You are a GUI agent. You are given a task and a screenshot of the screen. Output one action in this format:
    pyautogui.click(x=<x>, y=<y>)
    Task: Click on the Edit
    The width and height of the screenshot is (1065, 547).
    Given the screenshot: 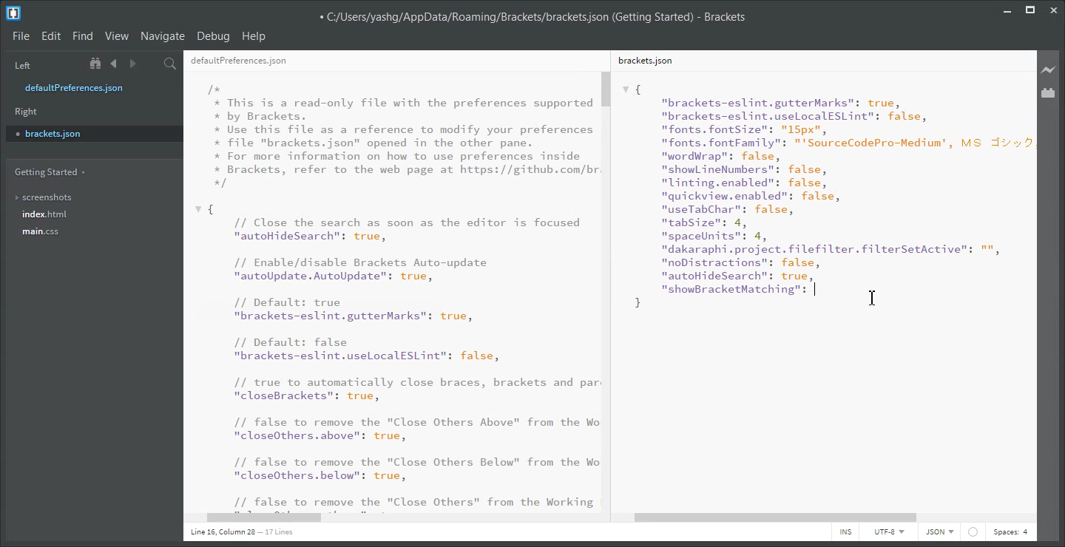 What is the action you would take?
    pyautogui.click(x=51, y=36)
    